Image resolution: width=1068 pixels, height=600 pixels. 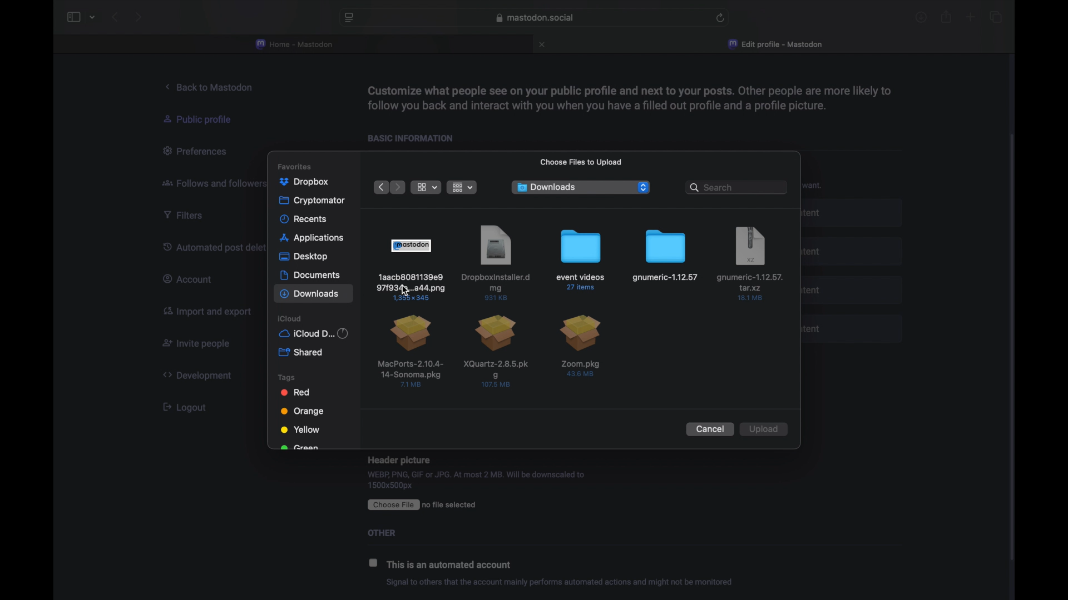 I want to click on documents, so click(x=310, y=275).